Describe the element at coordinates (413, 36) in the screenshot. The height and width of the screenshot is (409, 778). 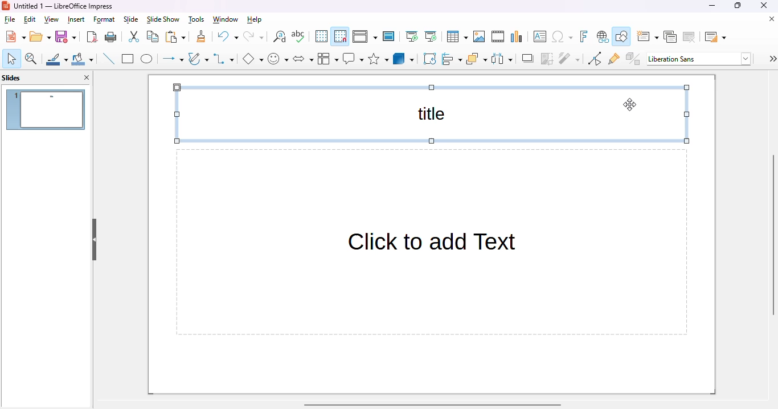
I see `start from first slide` at that location.